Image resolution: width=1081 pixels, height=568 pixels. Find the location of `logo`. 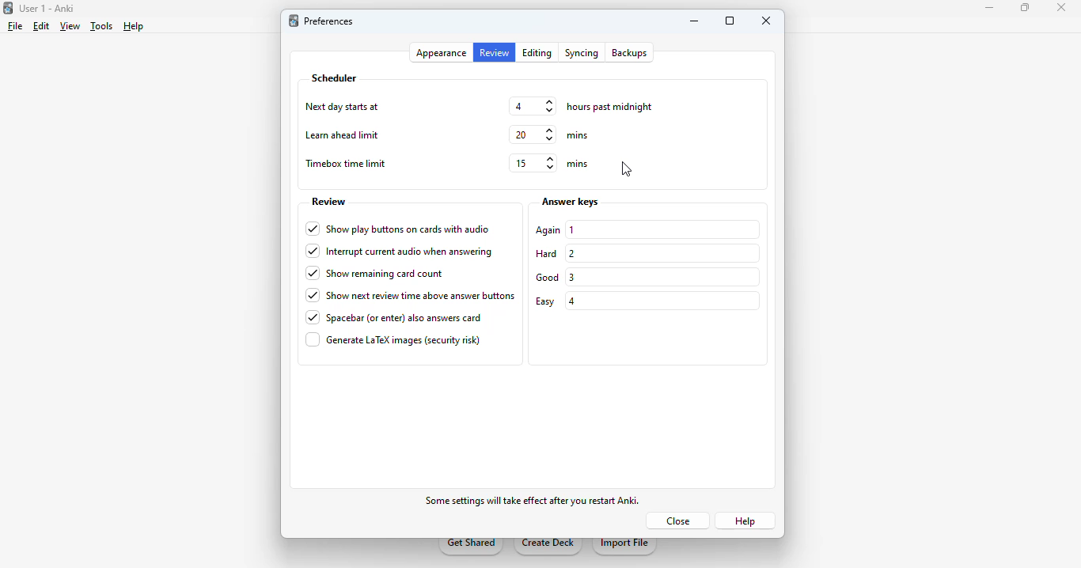

logo is located at coordinates (294, 21).